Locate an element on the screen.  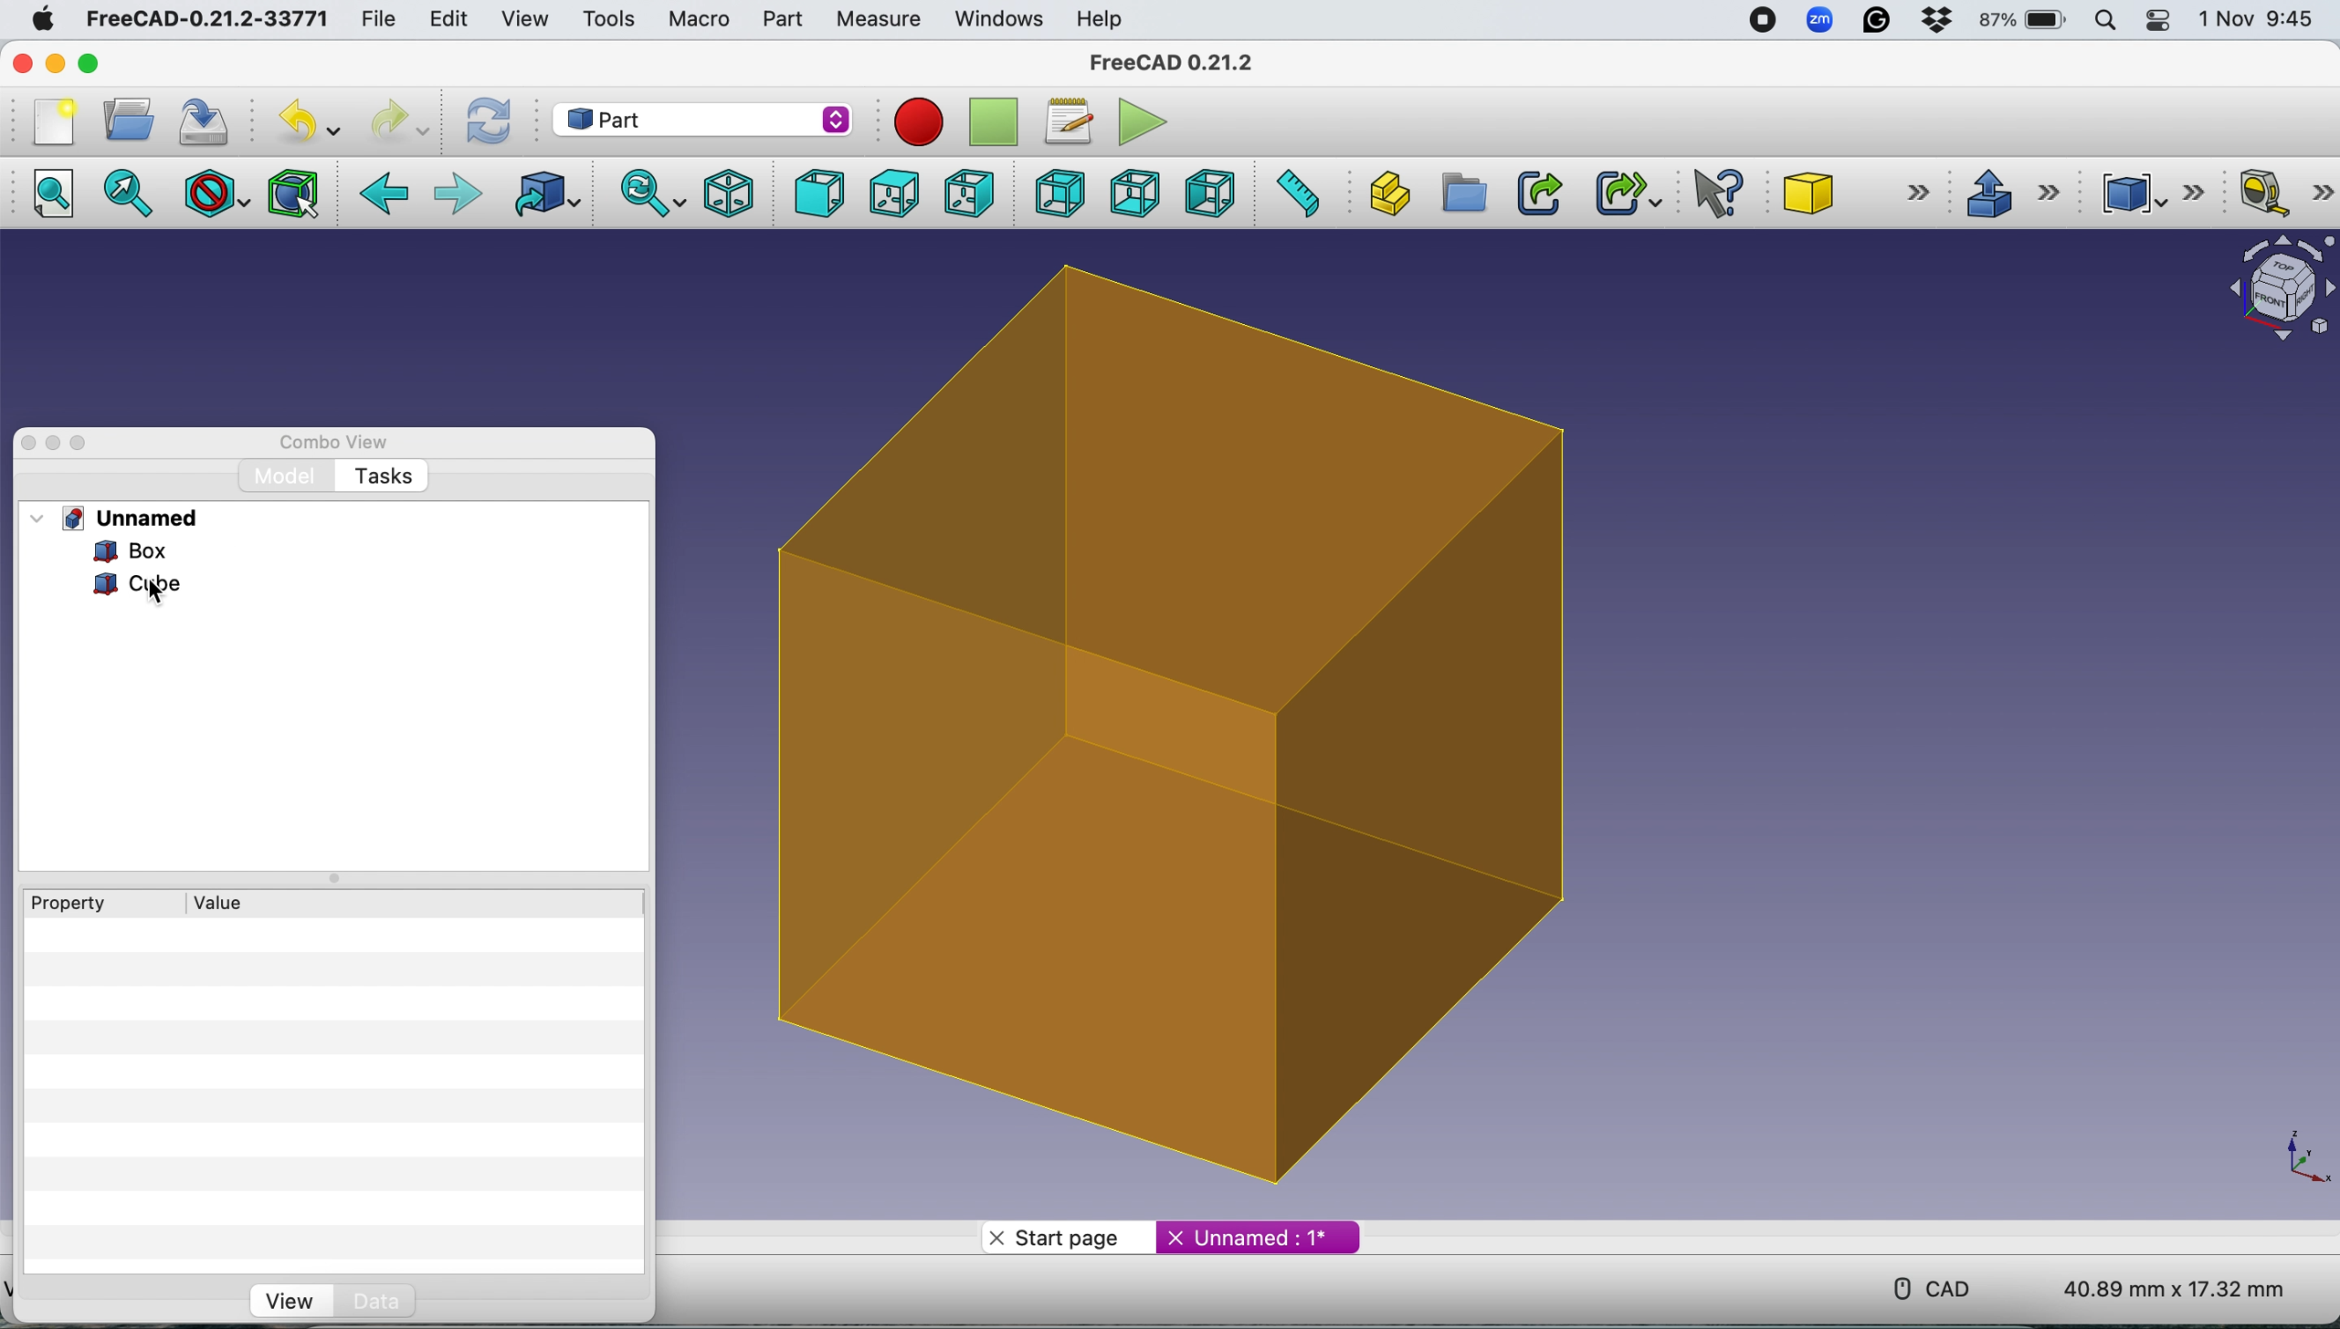
Unnamed is located at coordinates (135, 518).